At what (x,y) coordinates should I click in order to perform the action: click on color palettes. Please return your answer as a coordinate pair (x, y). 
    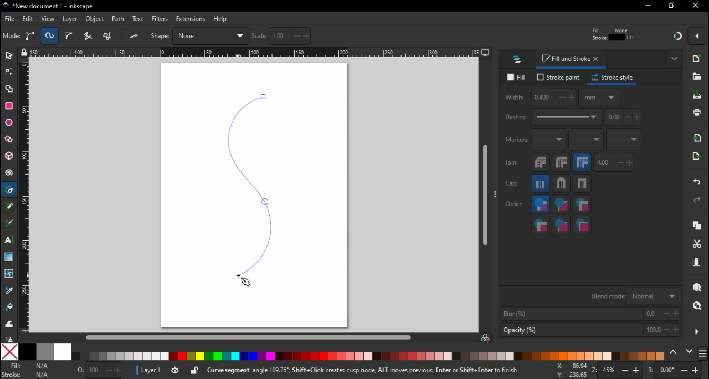
    Looking at the image, I should click on (703, 352).